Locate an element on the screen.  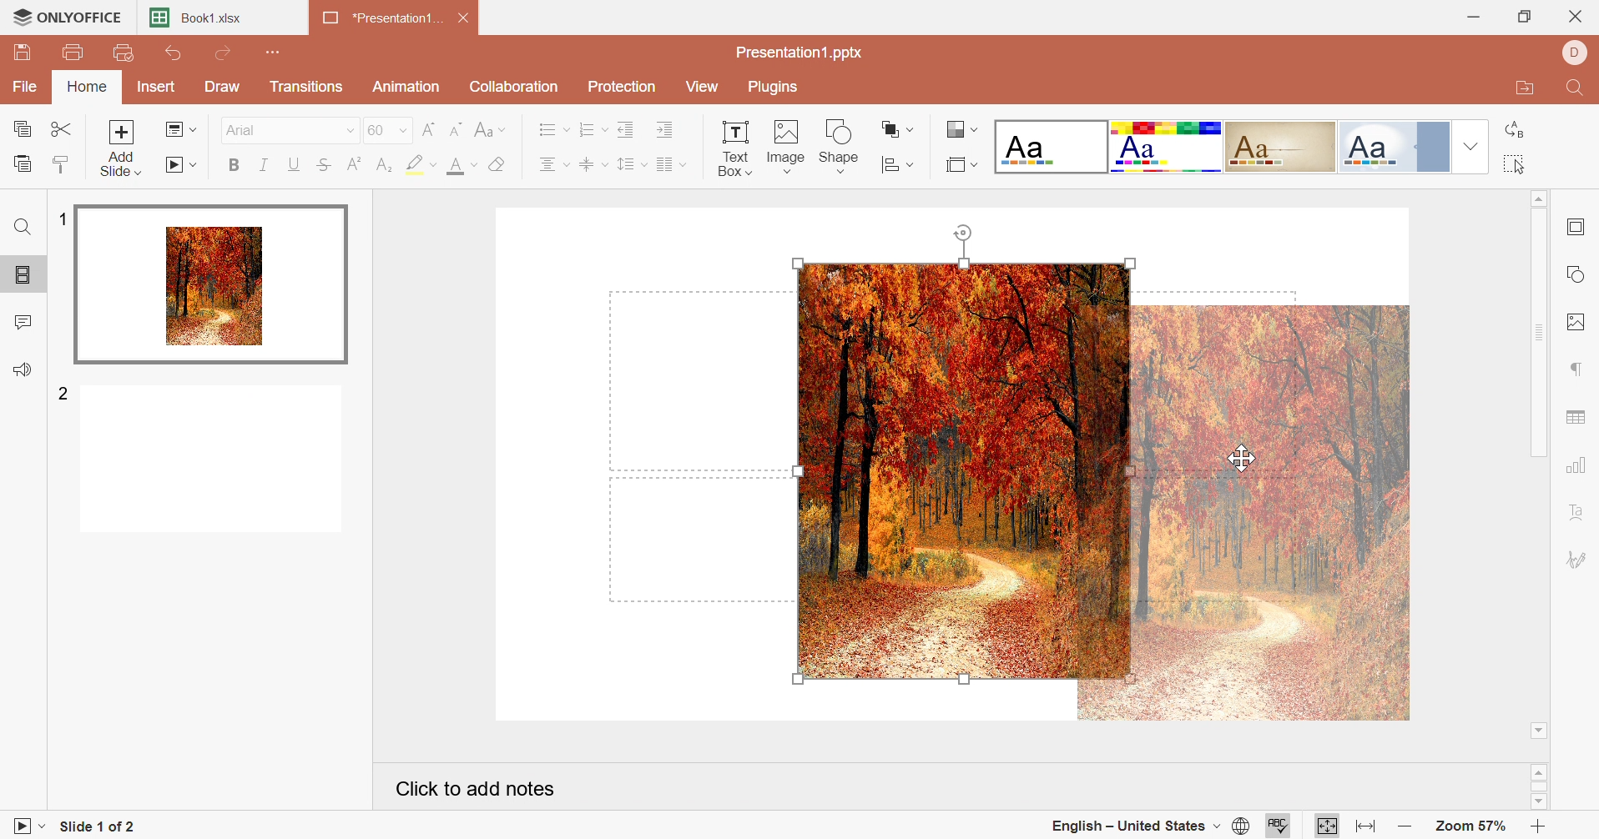
Change slide layout is located at coordinates (183, 131).